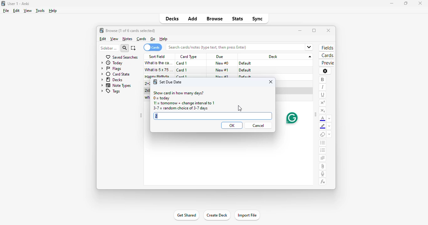 The height and width of the screenshot is (225, 428). What do you see at coordinates (420, 3) in the screenshot?
I see `close` at bounding box center [420, 3].